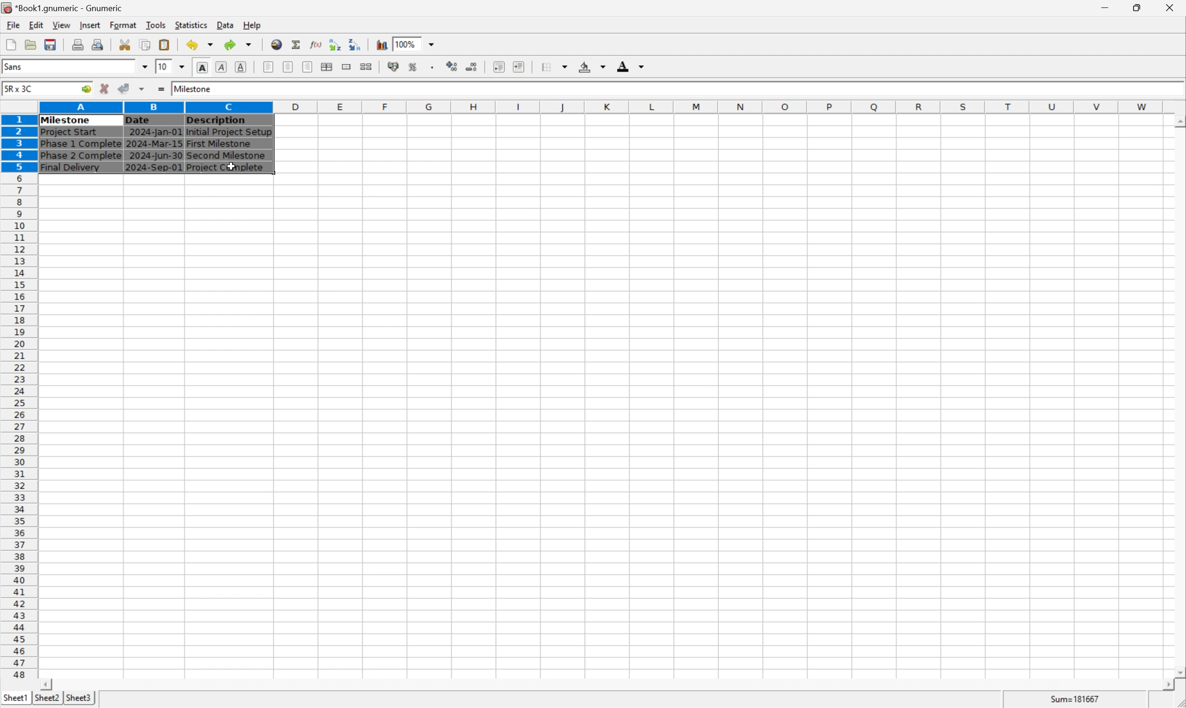 The height and width of the screenshot is (708, 1186). What do you see at coordinates (381, 45) in the screenshot?
I see `insert chart` at bounding box center [381, 45].